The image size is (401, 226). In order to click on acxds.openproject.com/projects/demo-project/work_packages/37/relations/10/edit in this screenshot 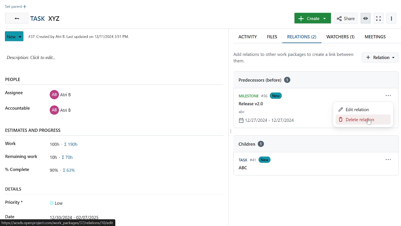, I will do `click(58, 223)`.